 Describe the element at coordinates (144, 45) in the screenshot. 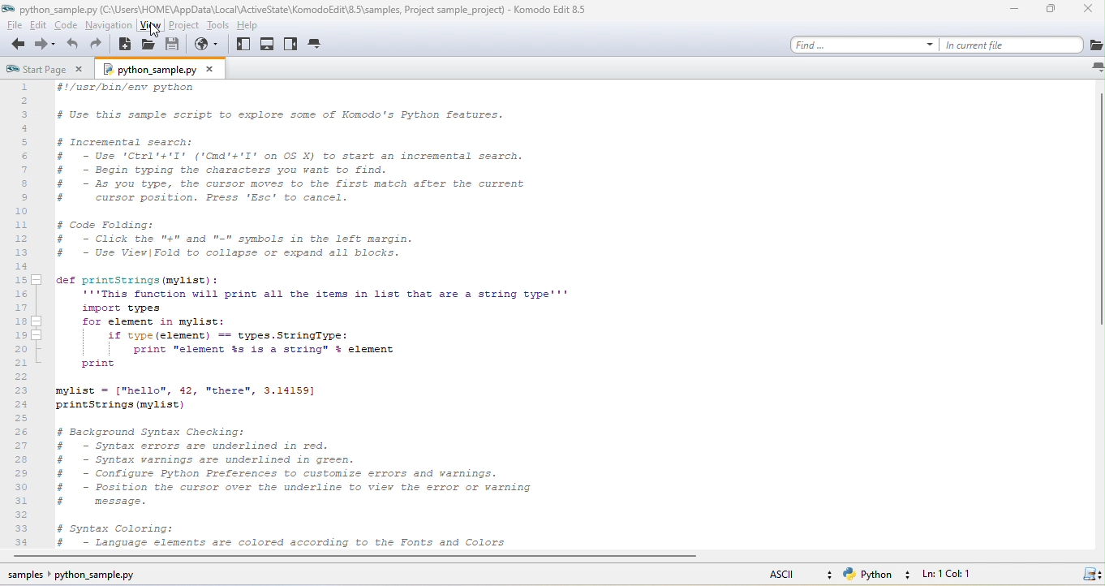

I see `open` at that location.